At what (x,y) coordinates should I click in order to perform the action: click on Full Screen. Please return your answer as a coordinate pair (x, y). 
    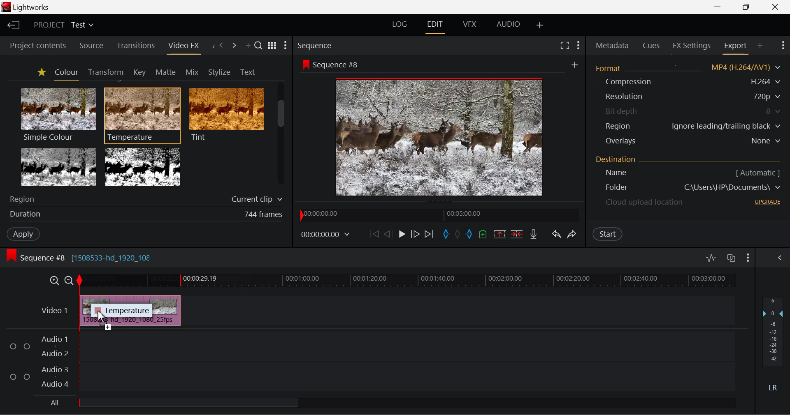
    Looking at the image, I should click on (564, 47).